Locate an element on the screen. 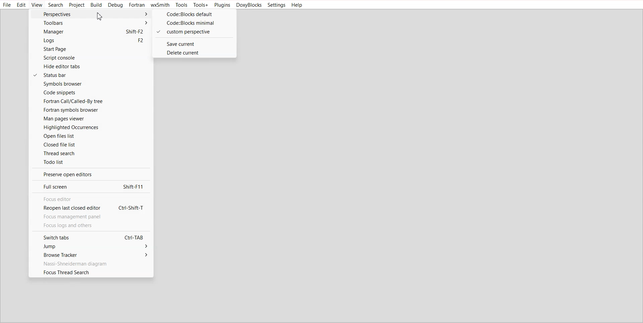 The image size is (643, 323). Save current is located at coordinates (194, 44).